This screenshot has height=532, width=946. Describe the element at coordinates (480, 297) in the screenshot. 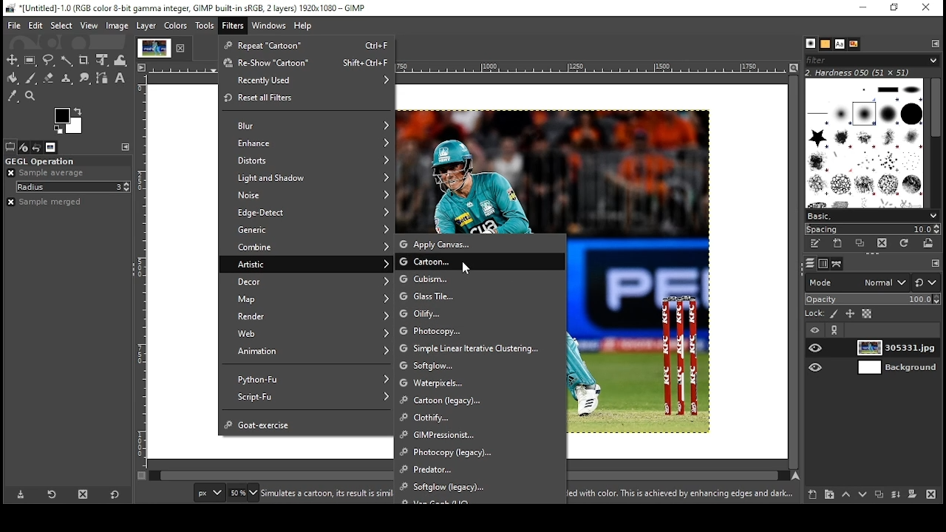

I see `glass tile` at that location.